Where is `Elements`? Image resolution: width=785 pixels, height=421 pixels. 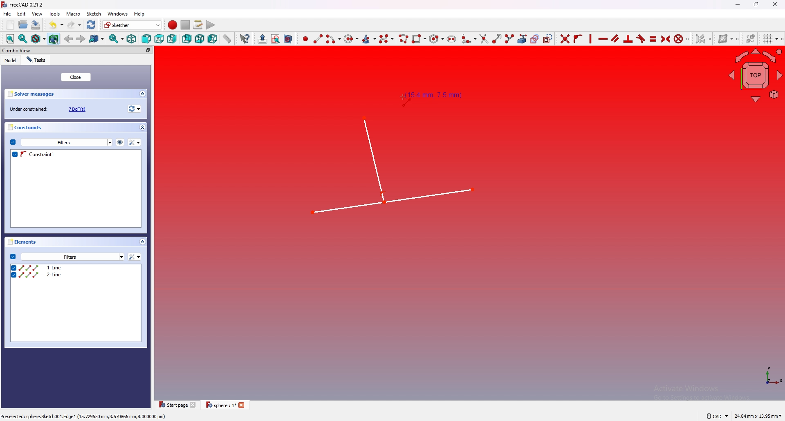
Elements is located at coordinates (78, 243).